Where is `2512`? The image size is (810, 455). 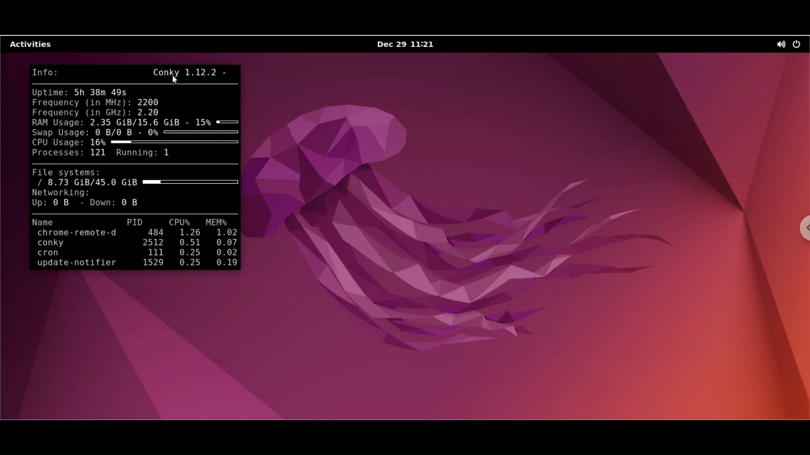 2512 is located at coordinates (154, 243).